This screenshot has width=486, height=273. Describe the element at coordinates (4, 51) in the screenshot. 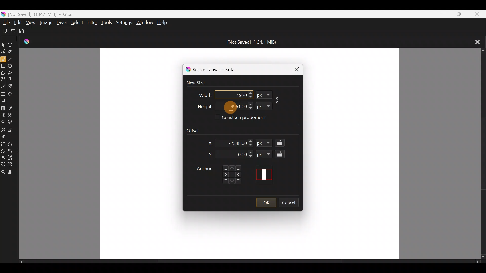

I see `Edit shapes tool` at that location.